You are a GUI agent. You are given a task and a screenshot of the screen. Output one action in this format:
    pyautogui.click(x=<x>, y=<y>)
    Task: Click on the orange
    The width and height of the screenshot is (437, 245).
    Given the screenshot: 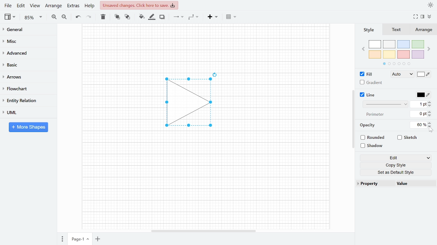 What is the action you would take?
    pyautogui.click(x=375, y=54)
    